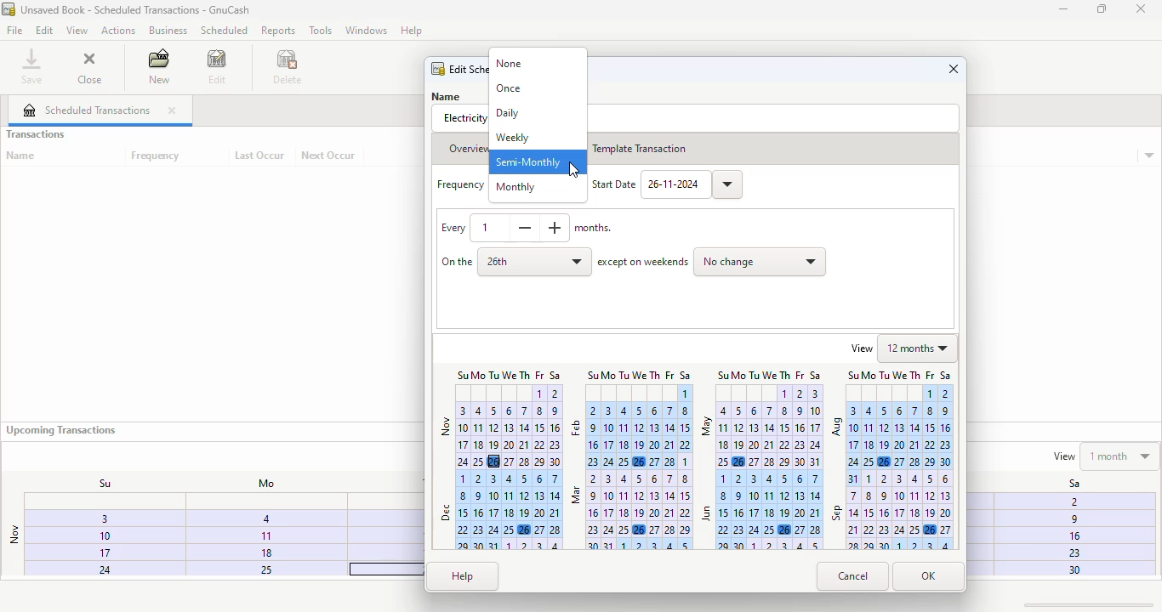  Describe the element at coordinates (77, 31) in the screenshot. I see `view` at that location.